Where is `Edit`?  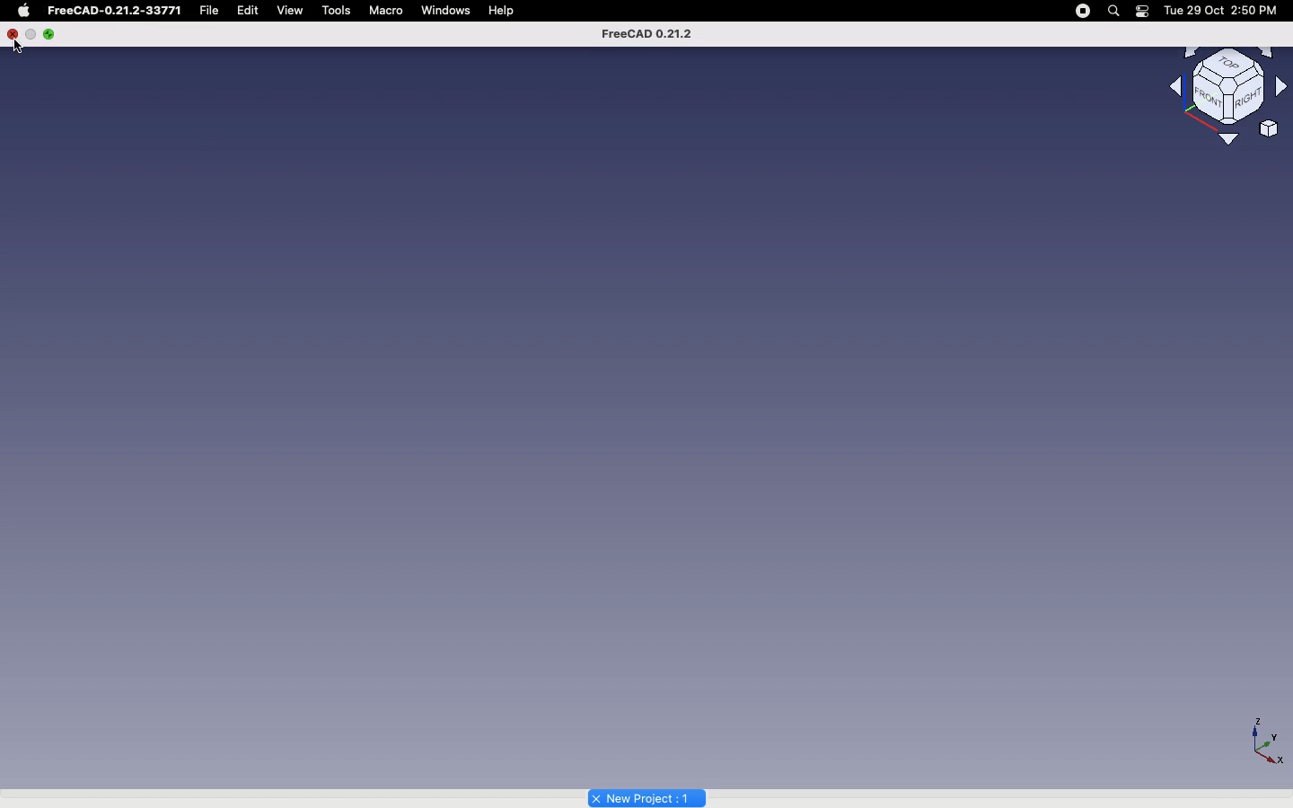
Edit is located at coordinates (252, 10).